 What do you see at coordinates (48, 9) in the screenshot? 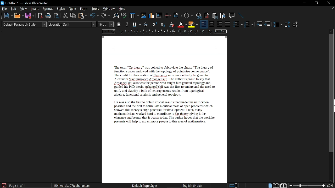
I see `Format` at bounding box center [48, 9].